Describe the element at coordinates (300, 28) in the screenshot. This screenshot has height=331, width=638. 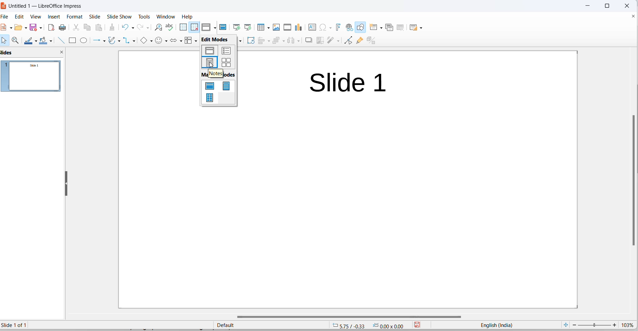
I see `insert chart` at that location.